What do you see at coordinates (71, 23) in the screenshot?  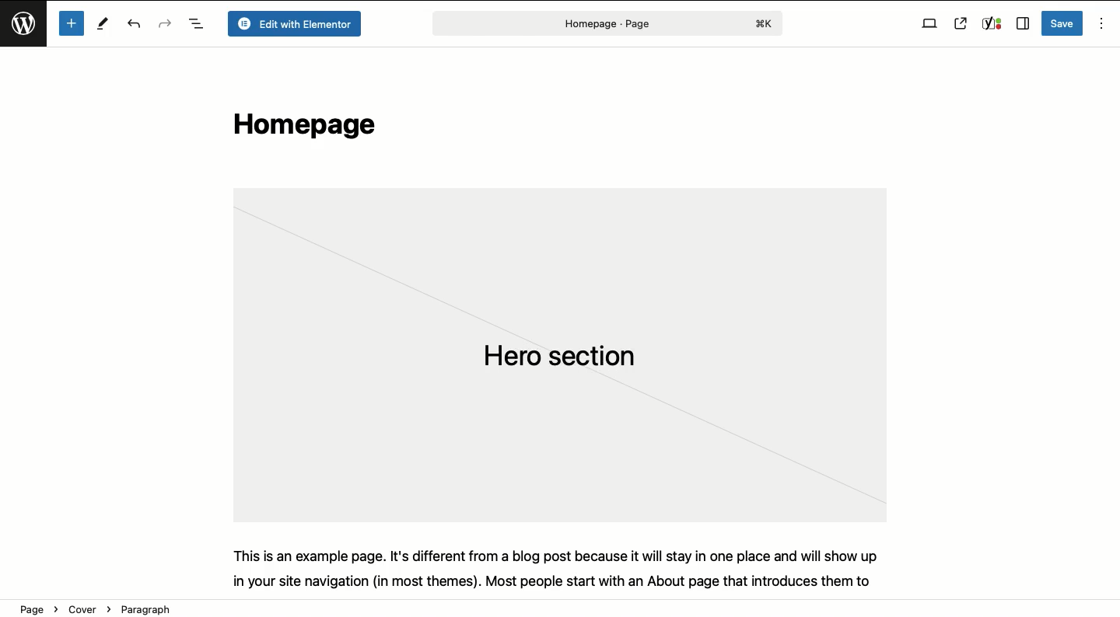 I see `Add new block` at bounding box center [71, 23].